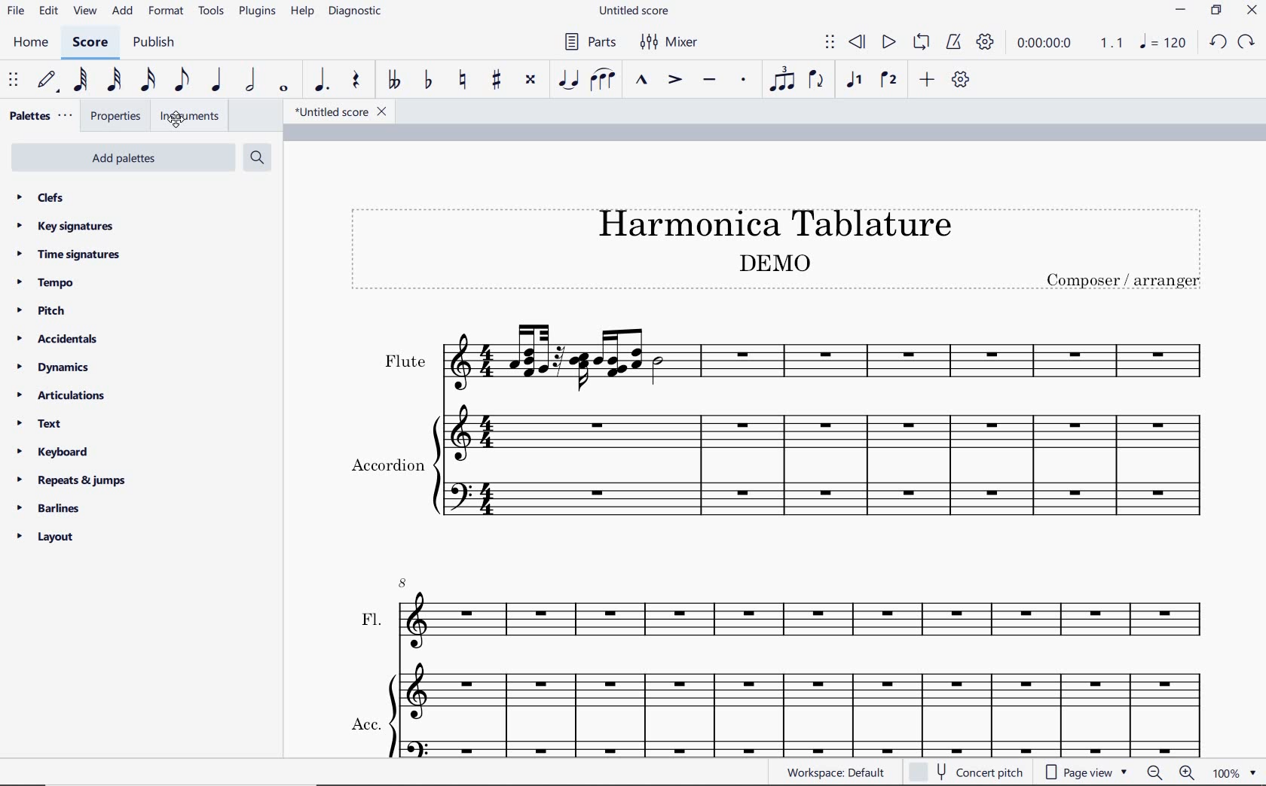 This screenshot has width=1266, height=786. What do you see at coordinates (743, 81) in the screenshot?
I see `staccato` at bounding box center [743, 81].